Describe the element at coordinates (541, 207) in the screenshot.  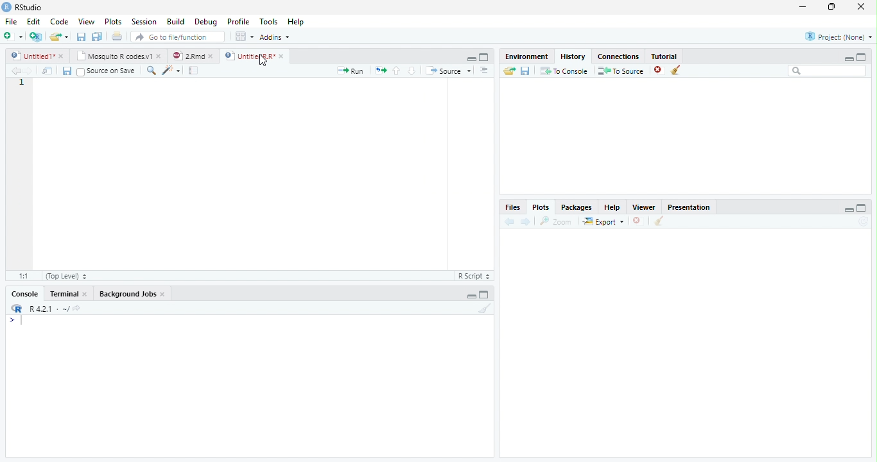
I see `Plots` at that location.